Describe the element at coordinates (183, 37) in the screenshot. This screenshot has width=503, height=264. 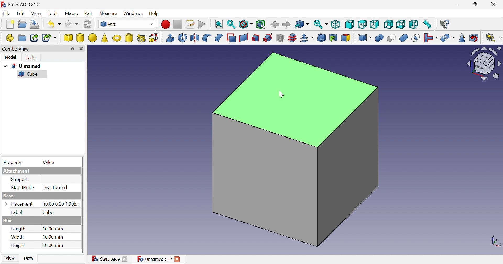
I see `Revolve` at that location.